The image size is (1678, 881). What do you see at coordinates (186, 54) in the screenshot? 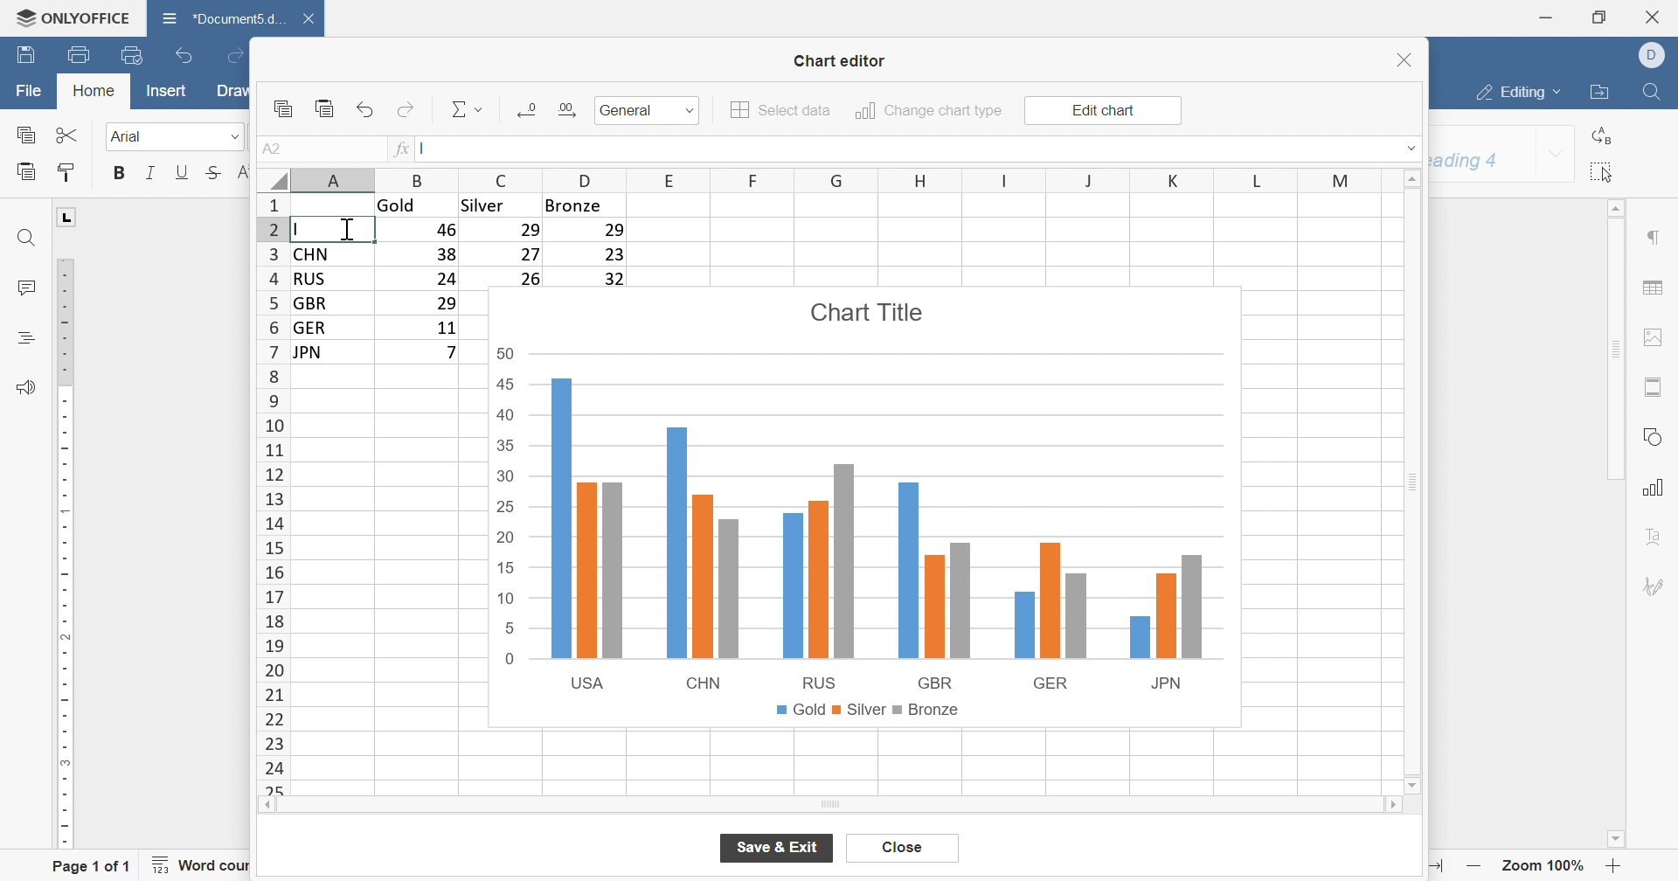
I see `undo` at bounding box center [186, 54].